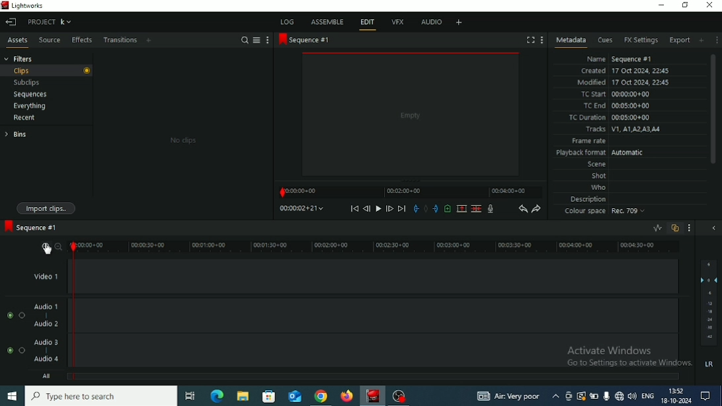 The image size is (722, 406). I want to click on Transitions, so click(120, 40).